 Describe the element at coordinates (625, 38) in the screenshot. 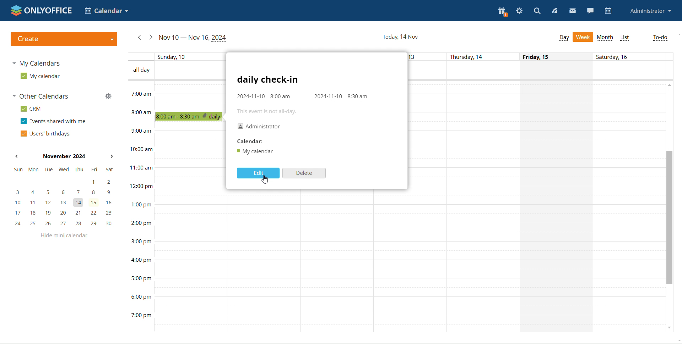

I see `list view` at that location.